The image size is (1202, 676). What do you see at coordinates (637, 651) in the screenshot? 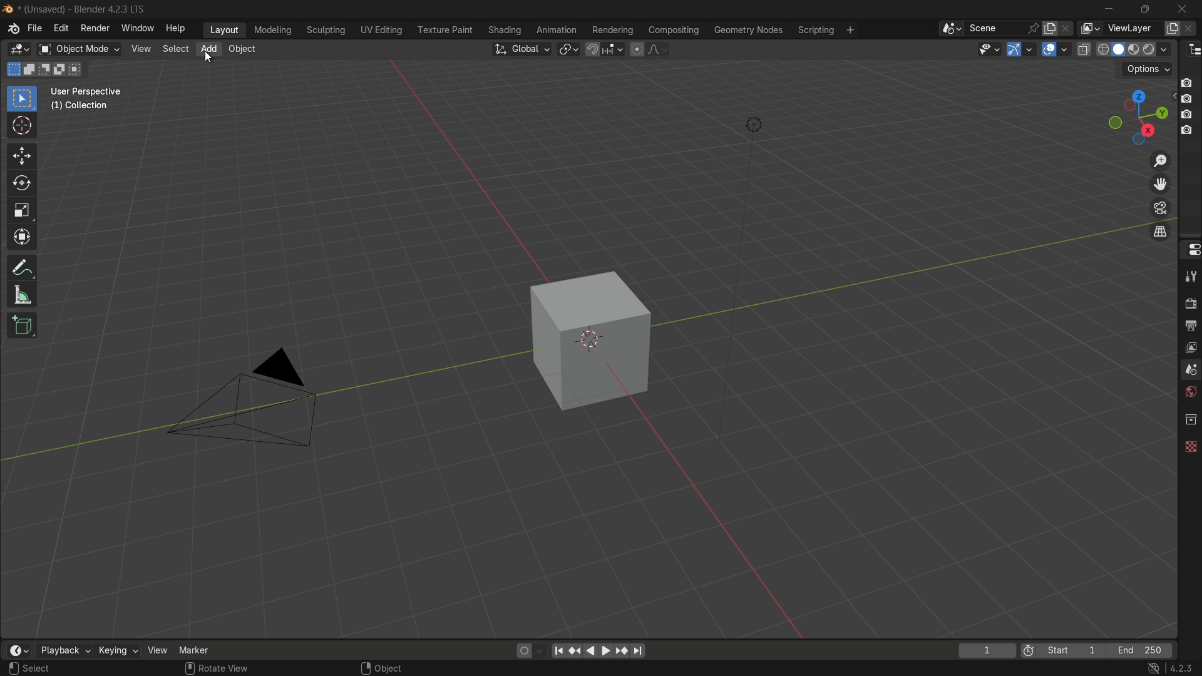
I see `jump to endpoint` at bounding box center [637, 651].